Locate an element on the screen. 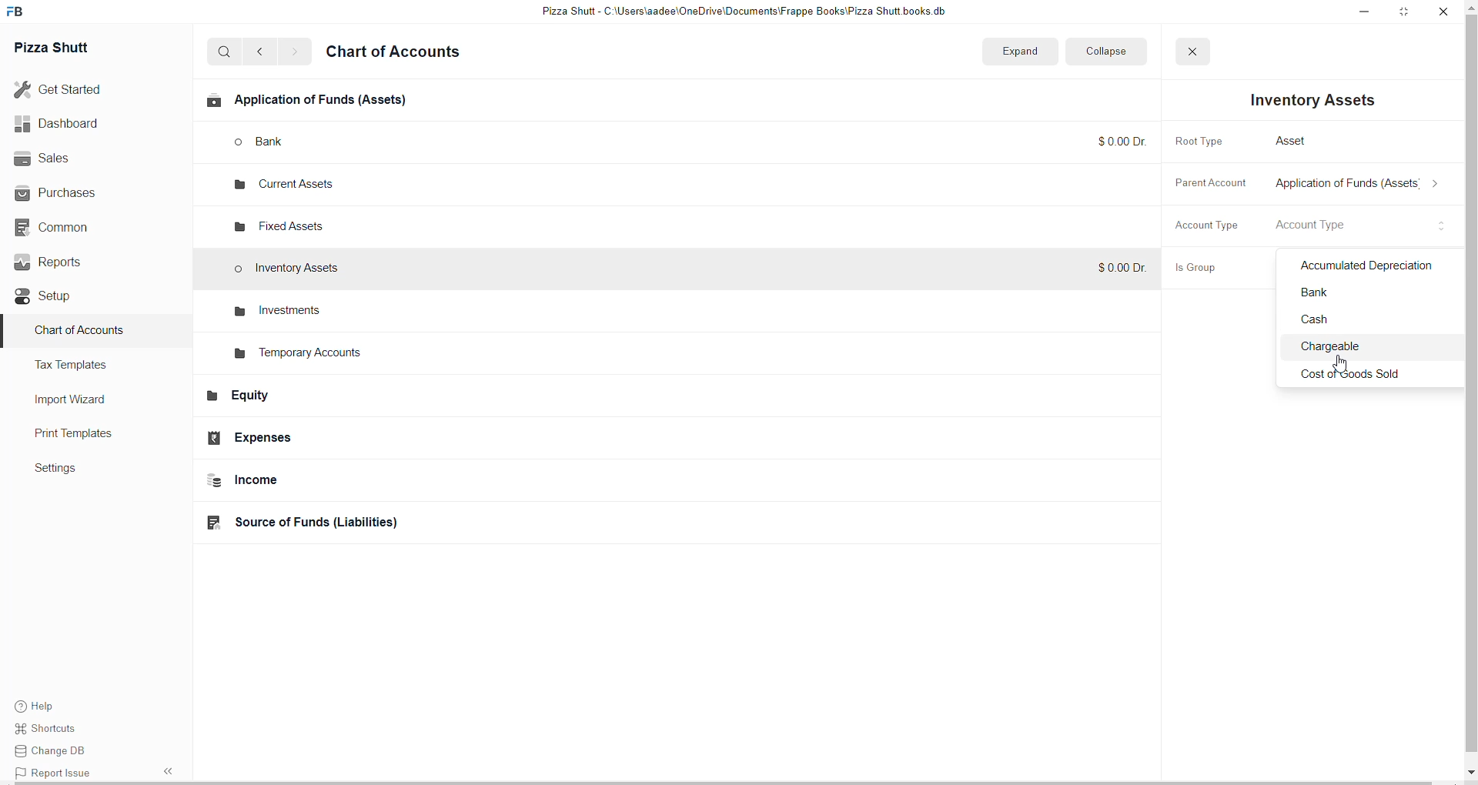 This screenshot has width=1478, height=785. minimize  is located at coordinates (1362, 13).